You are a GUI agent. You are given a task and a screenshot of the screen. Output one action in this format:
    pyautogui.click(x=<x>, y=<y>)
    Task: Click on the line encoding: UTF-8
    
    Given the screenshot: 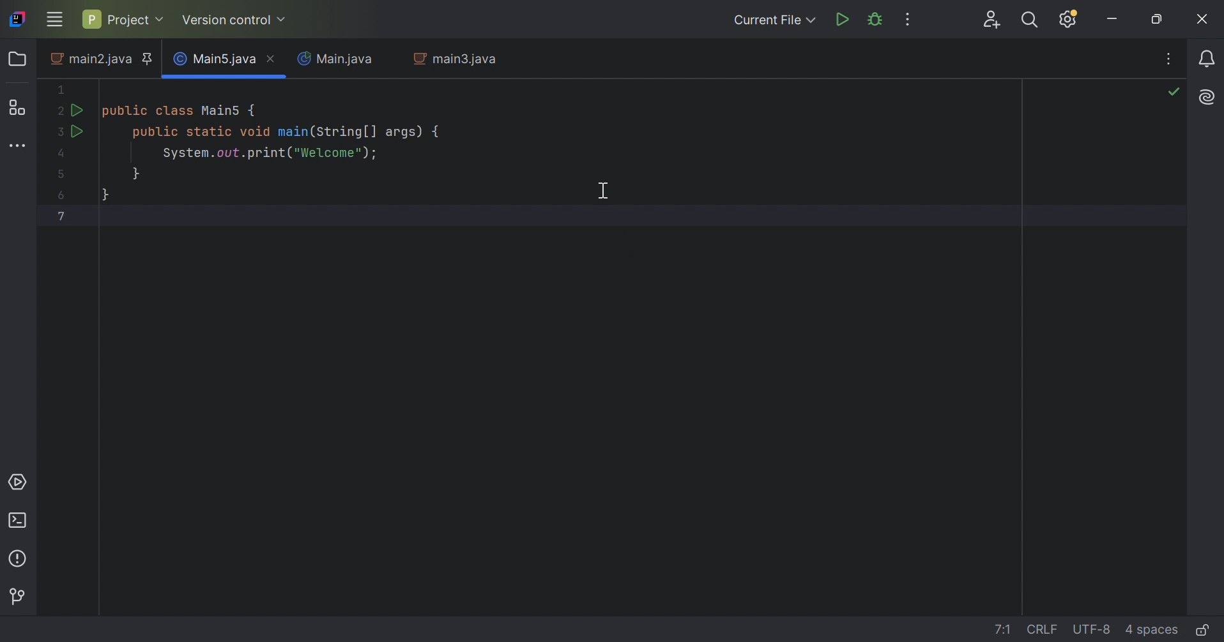 What is the action you would take?
    pyautogui.click(x=1092, y=629)
    